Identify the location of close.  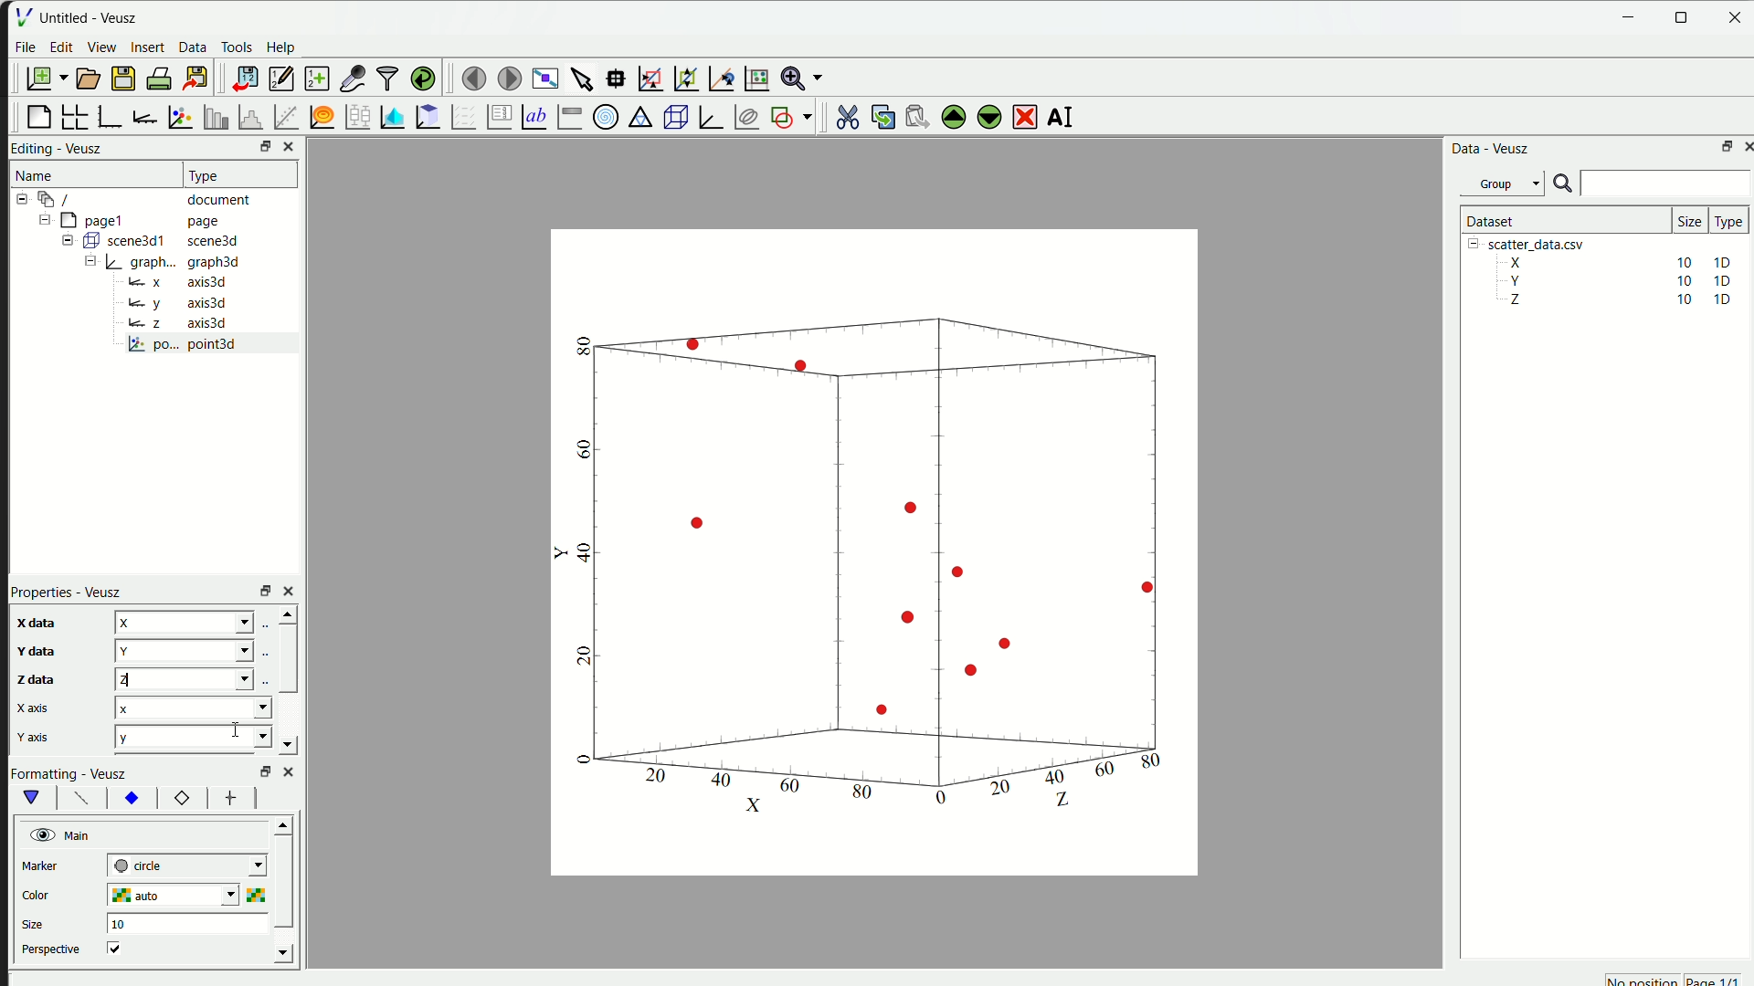
(286, 147).